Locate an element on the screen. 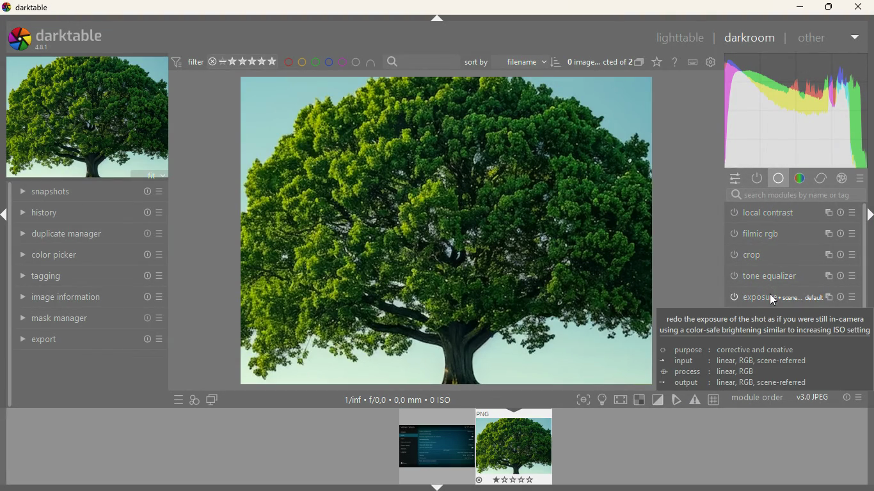  redo the exposure of the shot as if you were still in-camerausing a color-safe brightening similar to increasing ISO setting is located at coordinates (763, 325).